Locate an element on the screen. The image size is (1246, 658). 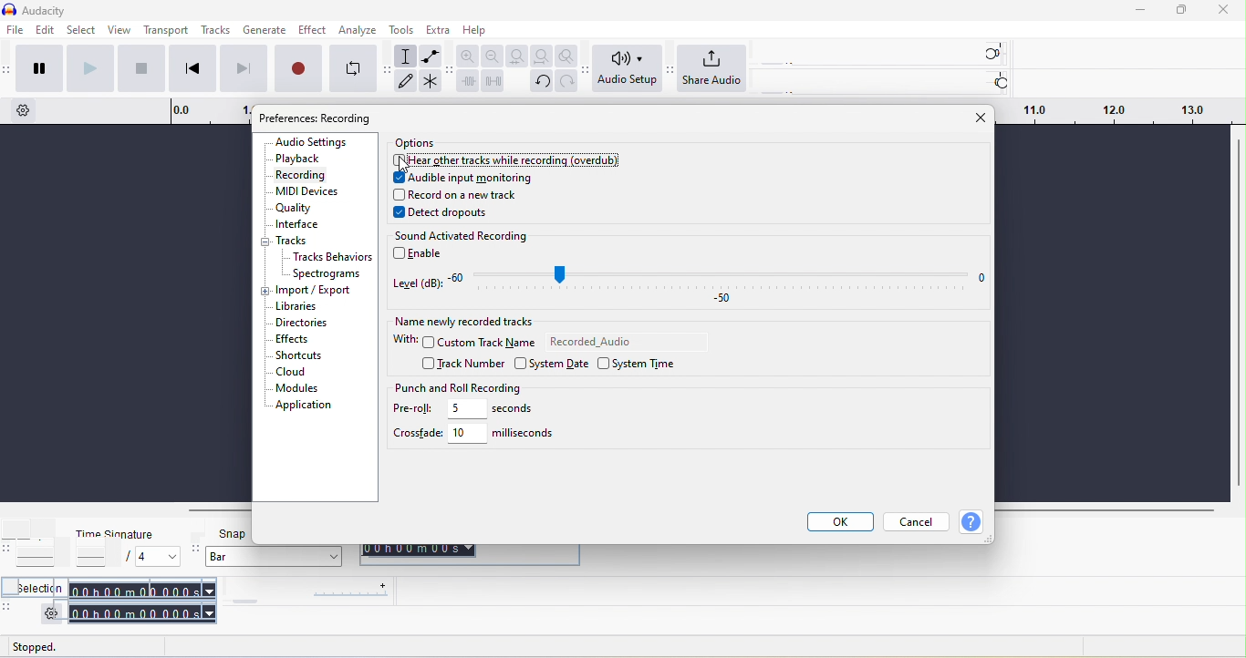
fit project to width is located at coordinates (543, 56).